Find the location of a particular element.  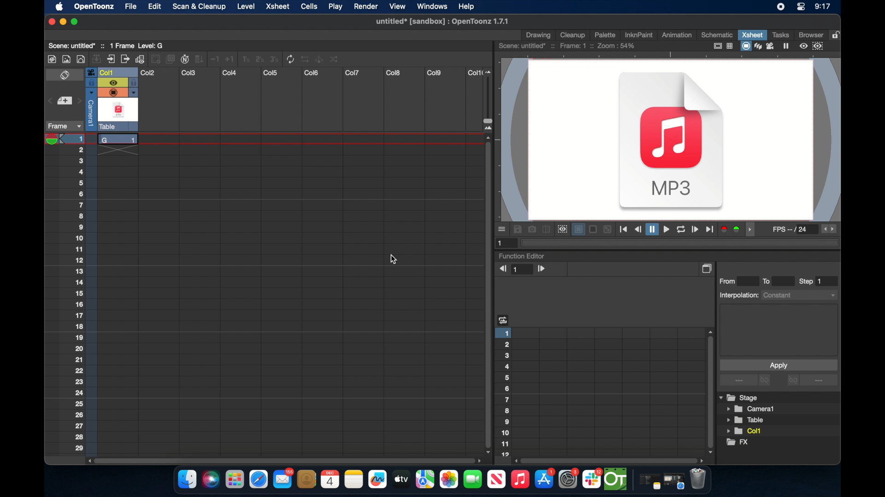

guide options is located at coordinates (722, 46).